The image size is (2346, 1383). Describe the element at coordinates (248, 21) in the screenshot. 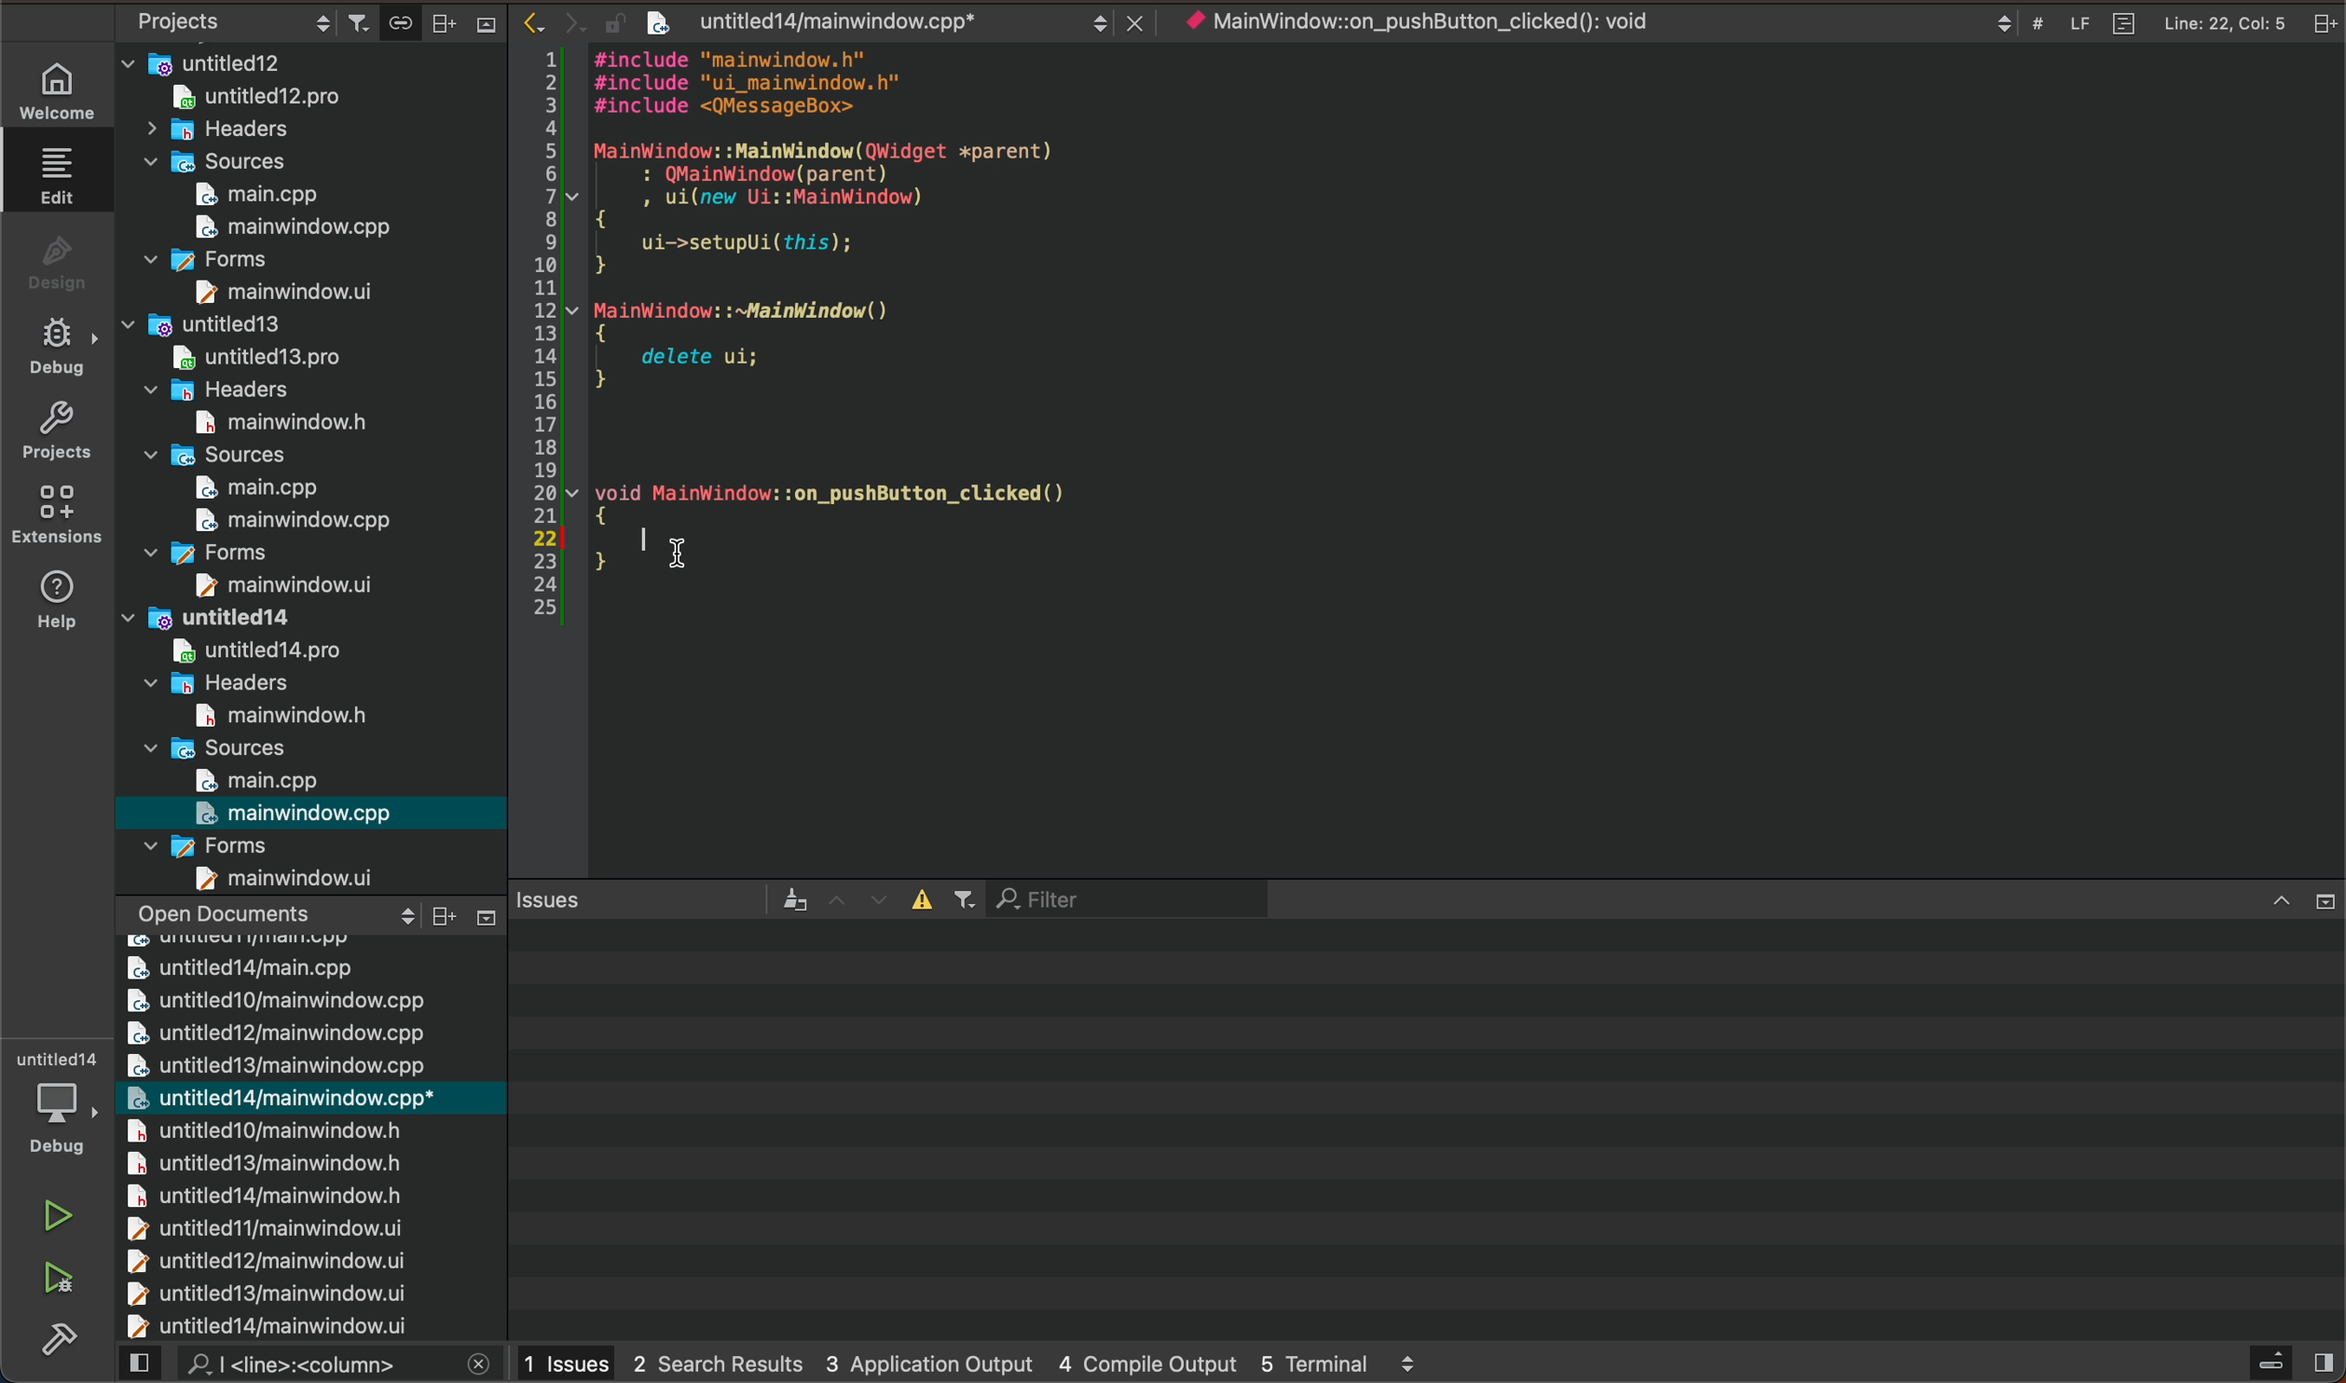

I see `projects` at that location.